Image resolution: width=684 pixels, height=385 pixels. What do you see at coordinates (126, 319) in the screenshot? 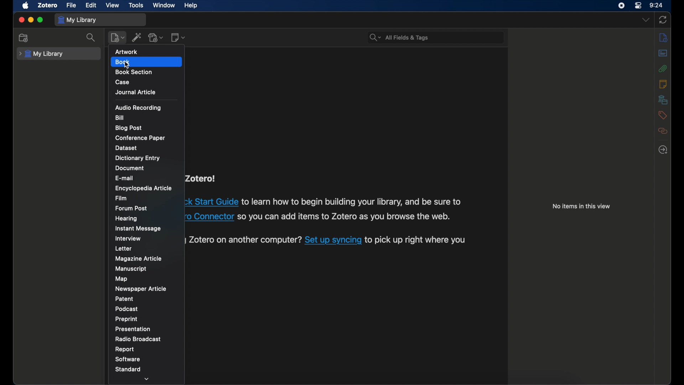
I see `preprint` at bounding box center [126, 319].